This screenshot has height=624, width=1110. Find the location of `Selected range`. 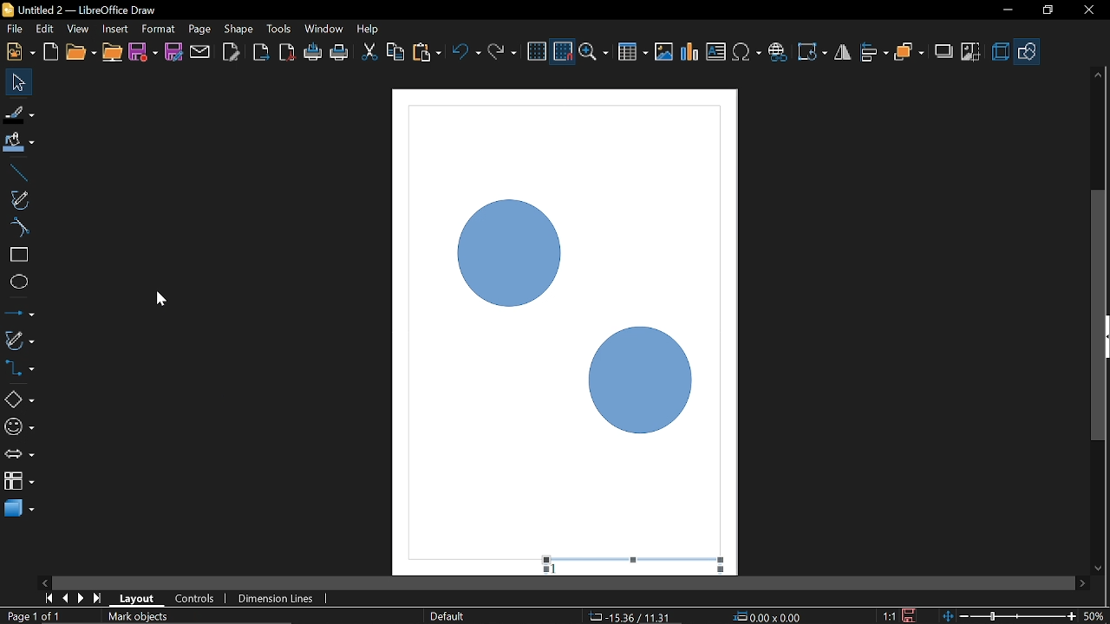

Selected range is located at coordinates (656, 563).